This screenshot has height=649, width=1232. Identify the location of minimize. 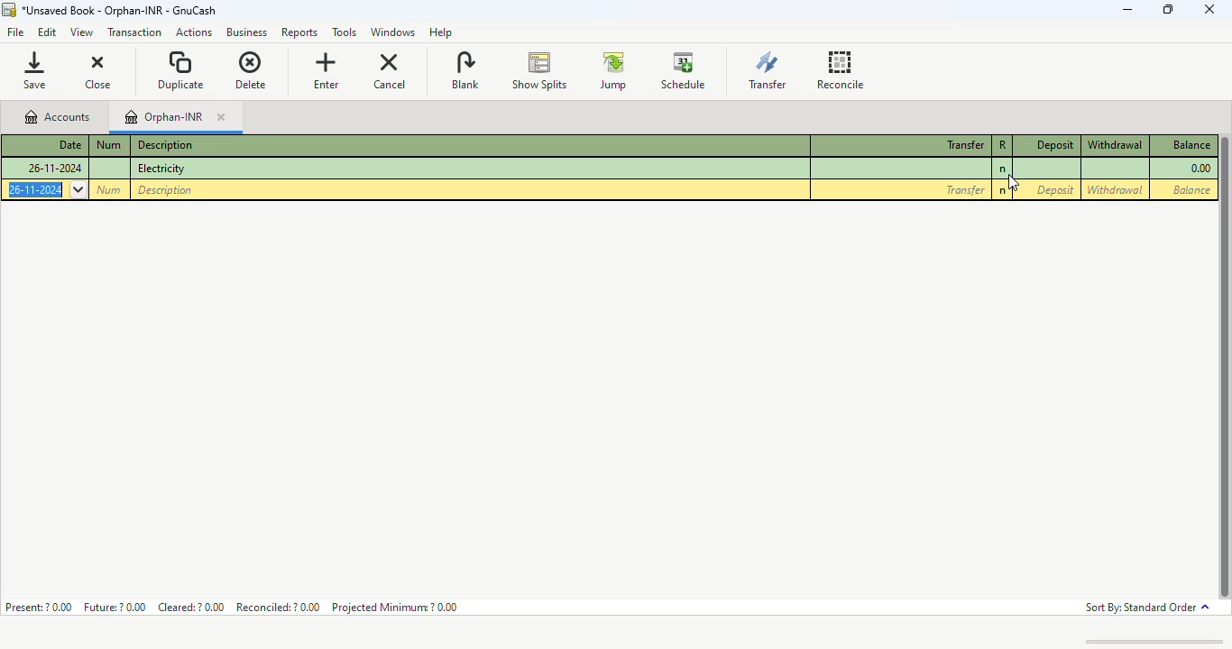
(1128, 10).